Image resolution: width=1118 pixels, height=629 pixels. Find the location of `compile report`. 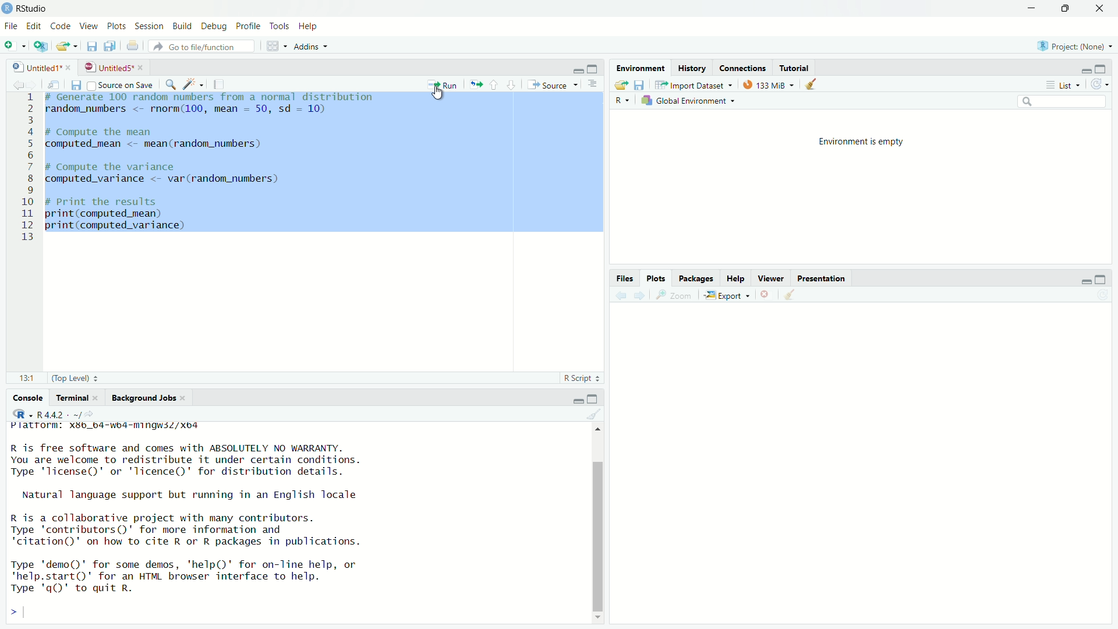

compile report is located at coordinates (220, 84).